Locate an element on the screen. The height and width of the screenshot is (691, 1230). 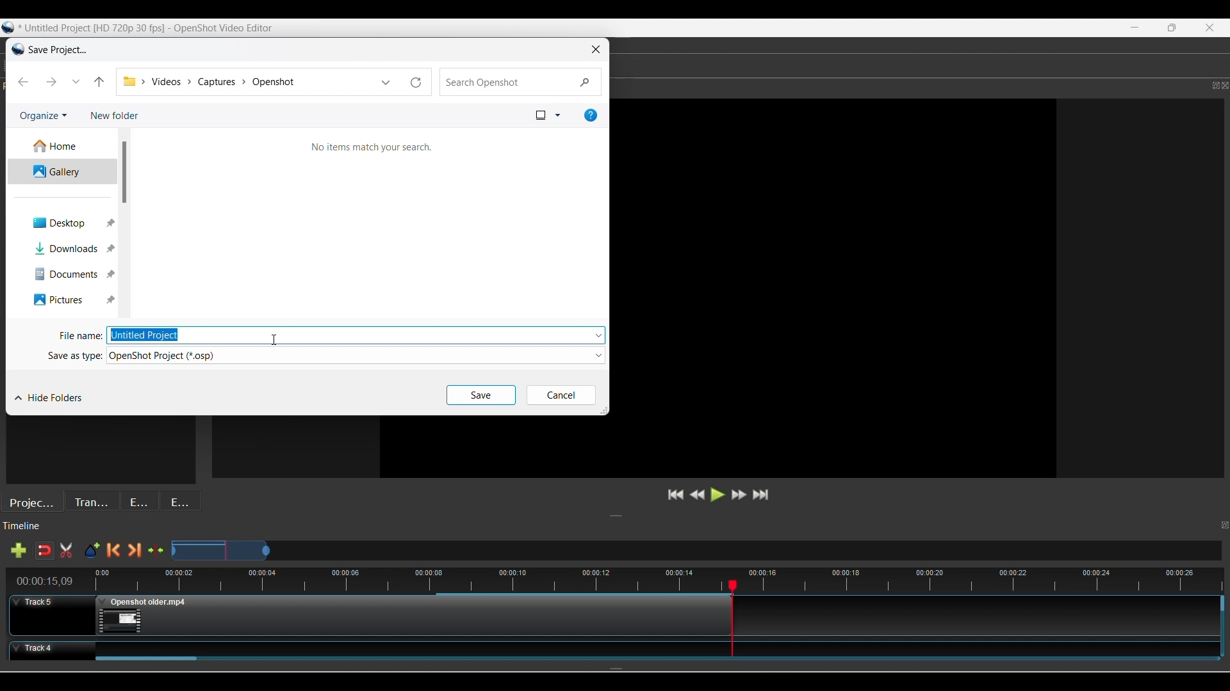
Play is located at coordinates (719, 495).